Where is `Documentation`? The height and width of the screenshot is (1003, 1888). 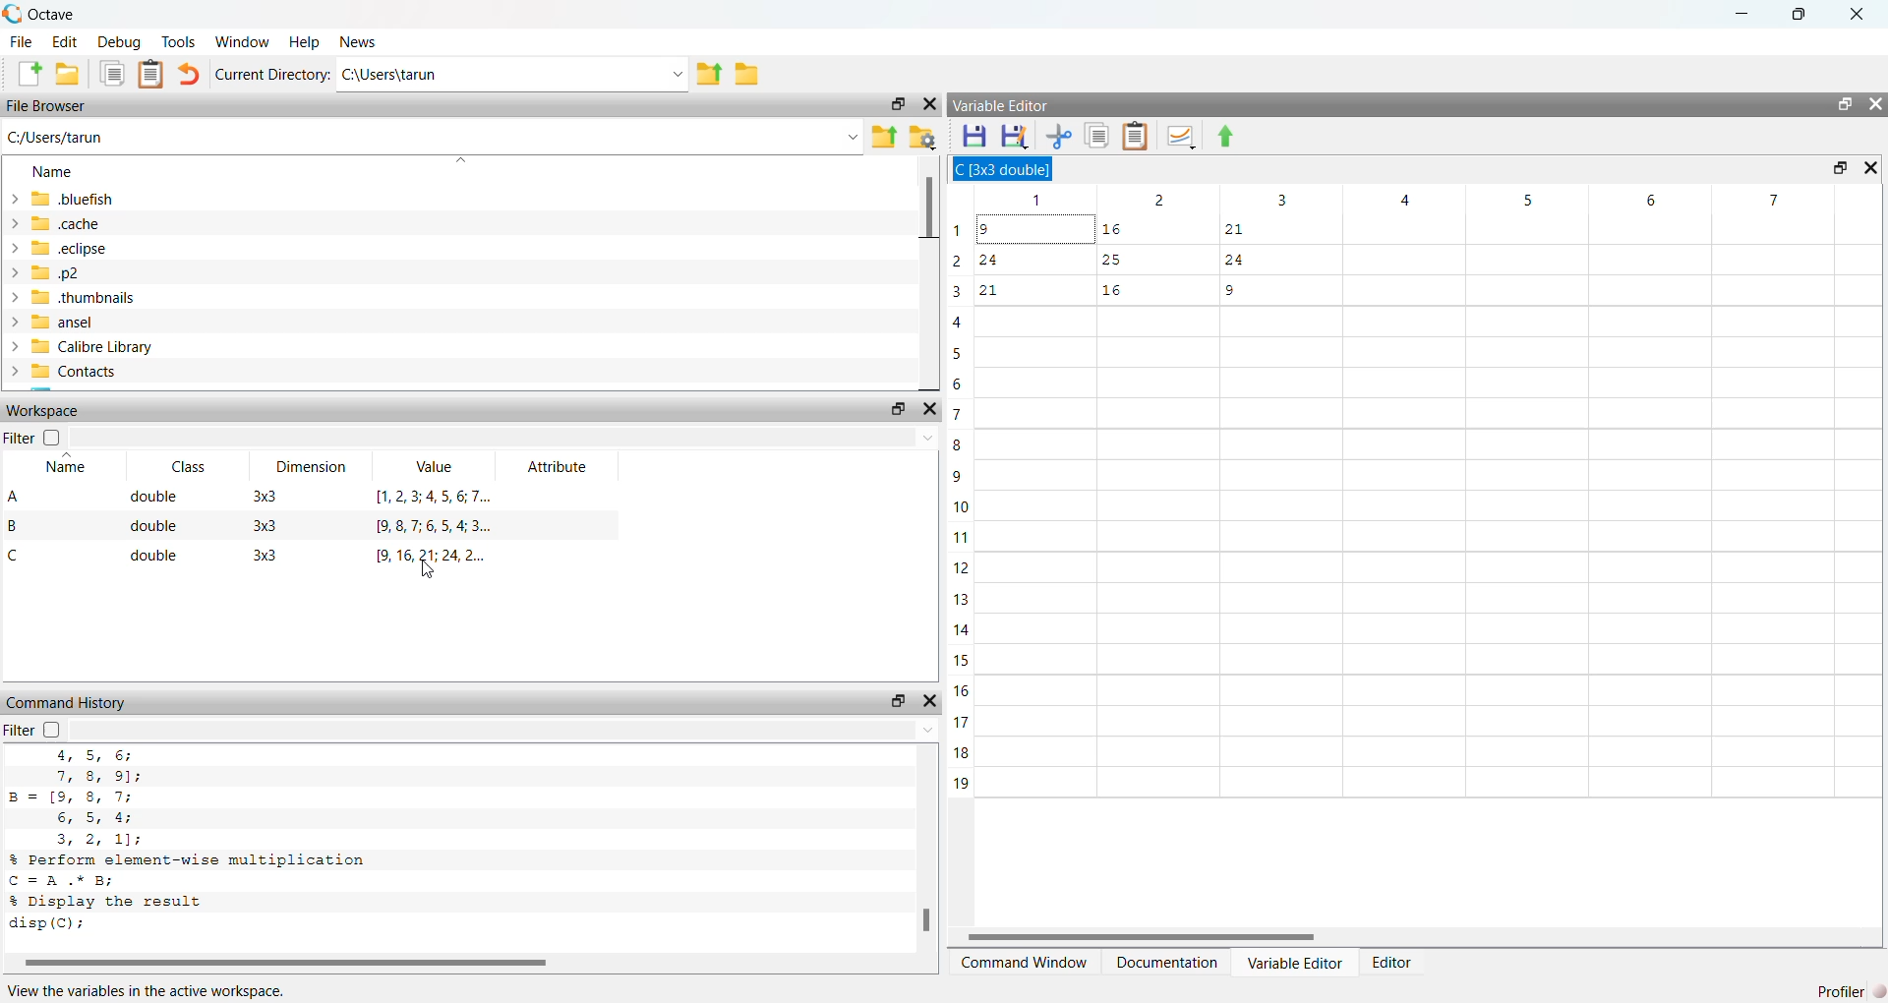
Documentation is located at coordinates (1169, 964).